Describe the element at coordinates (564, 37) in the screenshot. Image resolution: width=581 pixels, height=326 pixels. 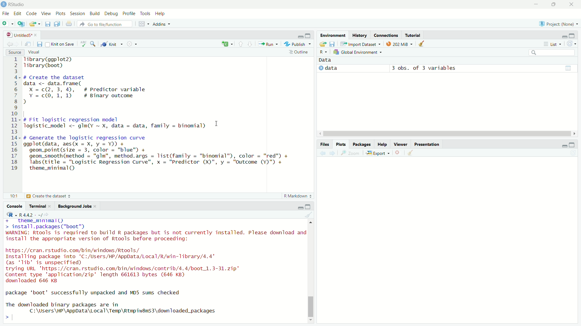
I see `minimize` at that location.